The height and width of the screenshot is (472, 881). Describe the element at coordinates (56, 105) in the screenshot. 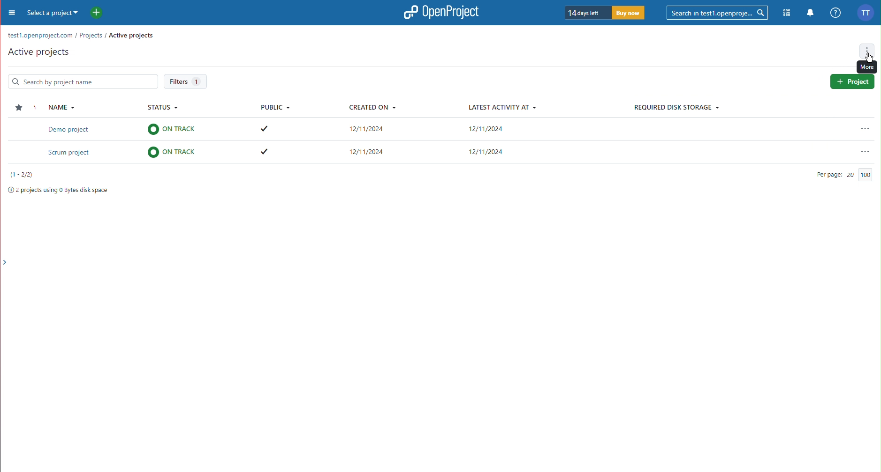

I see `Name` at that location.